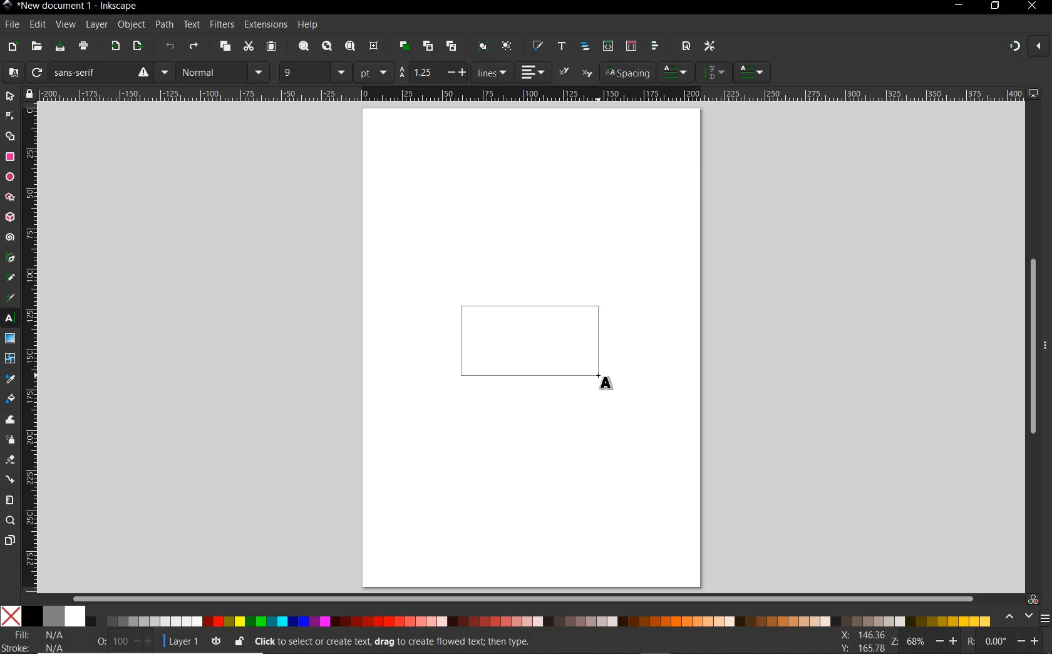 The height and width of the screenshot is (654, 1052). What do you see at coordinates (948, 640) in the screenshot?
I see `increase/decrease` at bounding box center [948, 640].